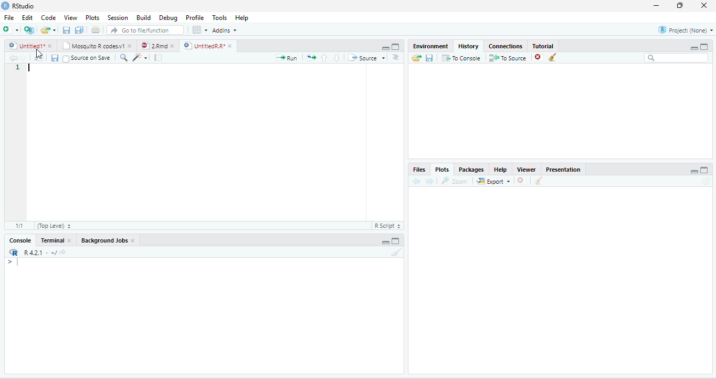 This screenshot has width=716, height=379. What do you see at coordinates (70, 17) in the screenshot?
I see `View` at bounding box center [70, 17].